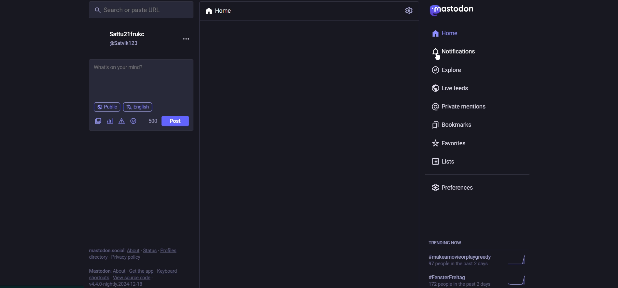 The width and height of the screenshot is (618, 288). What do you see at coordinates (133, 251) in the screenshot?
I see `about` at bounding box center [133, 251].